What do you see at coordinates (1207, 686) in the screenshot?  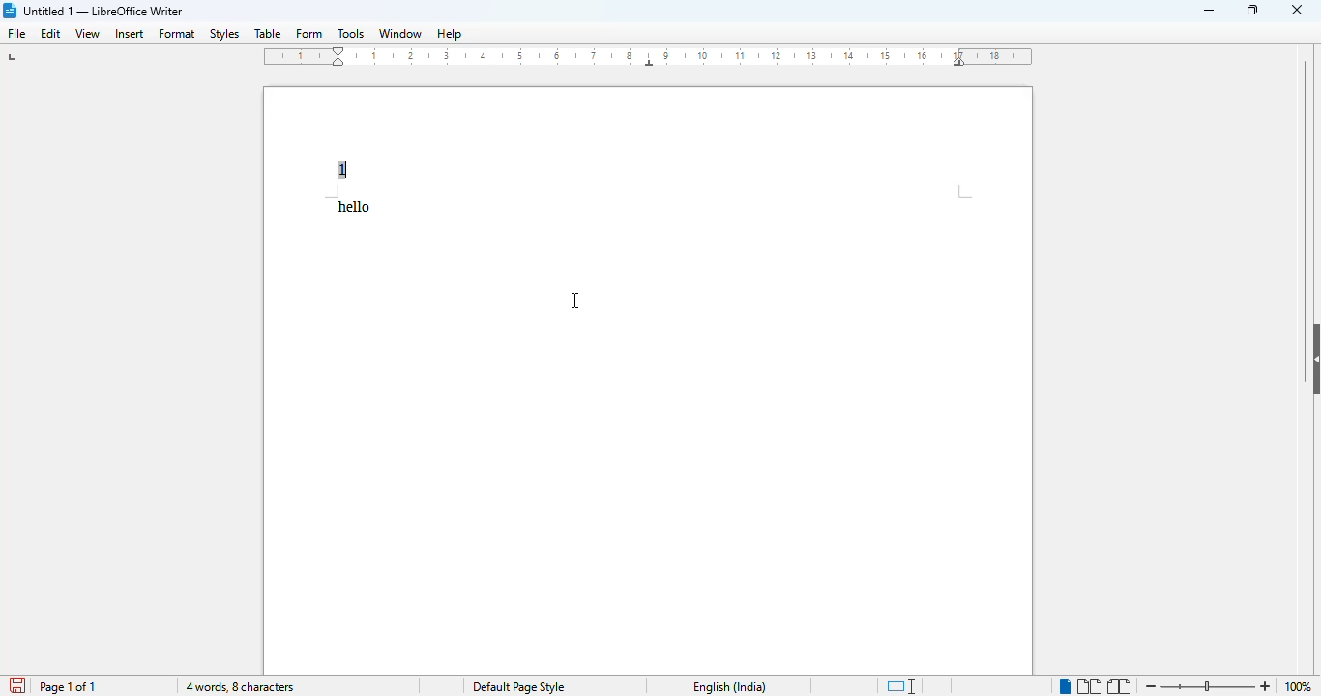 I see `zoom in or zoom out bar` at bounding box center [1207, 686].